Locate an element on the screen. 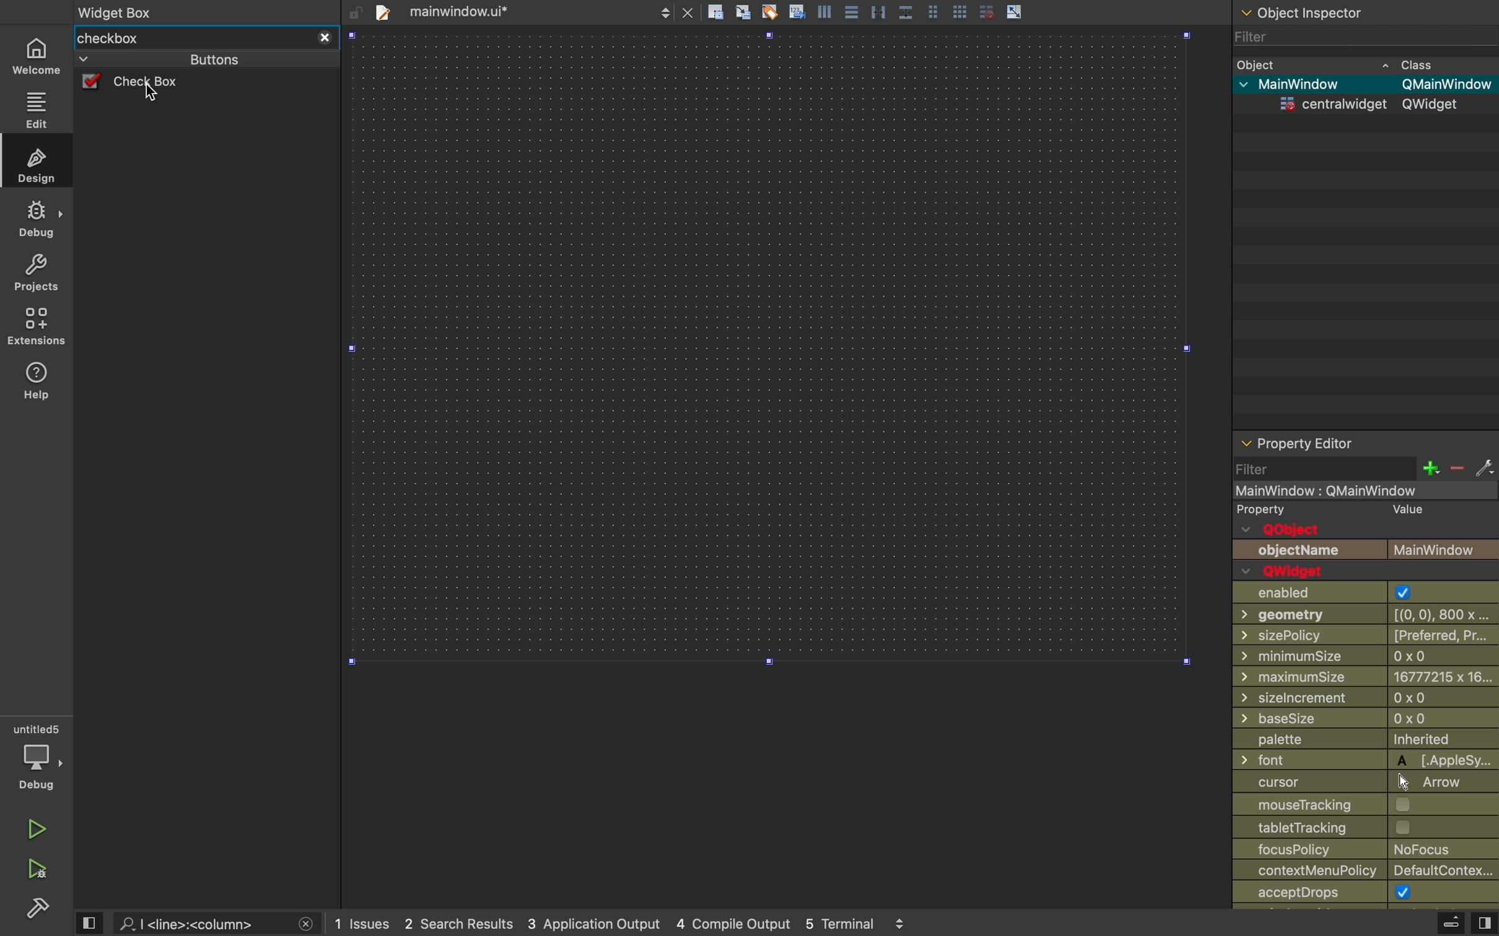  size policy is located at coordinates (1367, 635).